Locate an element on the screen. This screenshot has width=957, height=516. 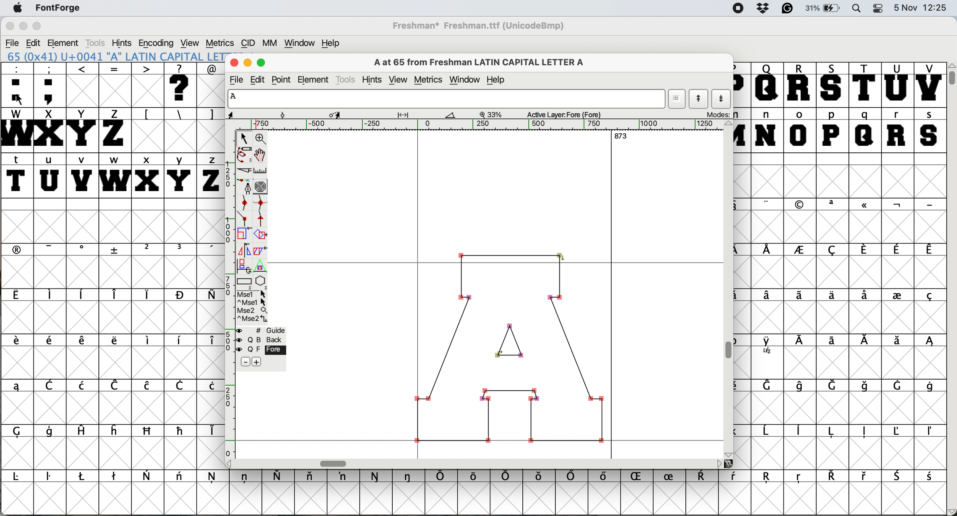
symbol is located at coordinates (52, 342).